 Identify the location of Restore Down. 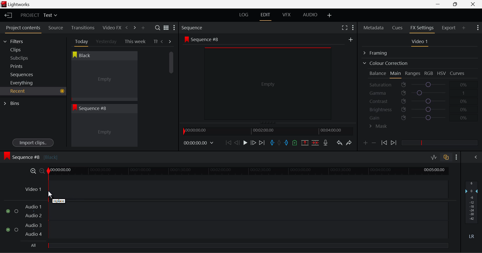
(440, 4).